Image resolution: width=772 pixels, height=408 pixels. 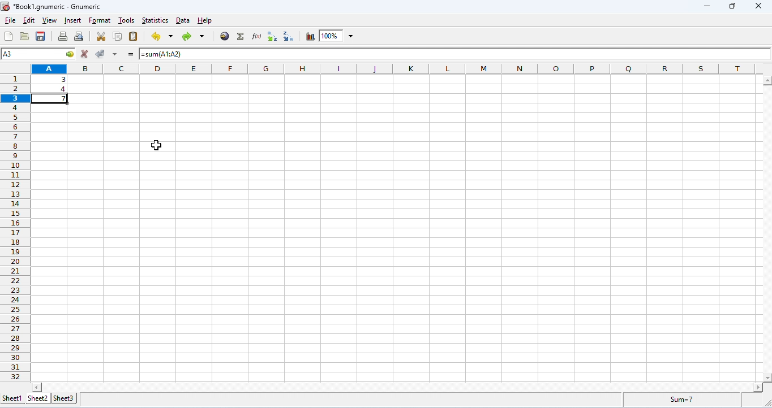 What do you see at coordinates (131, 56) in the screenshot?
I see `=` at bounding box center [131, 56].